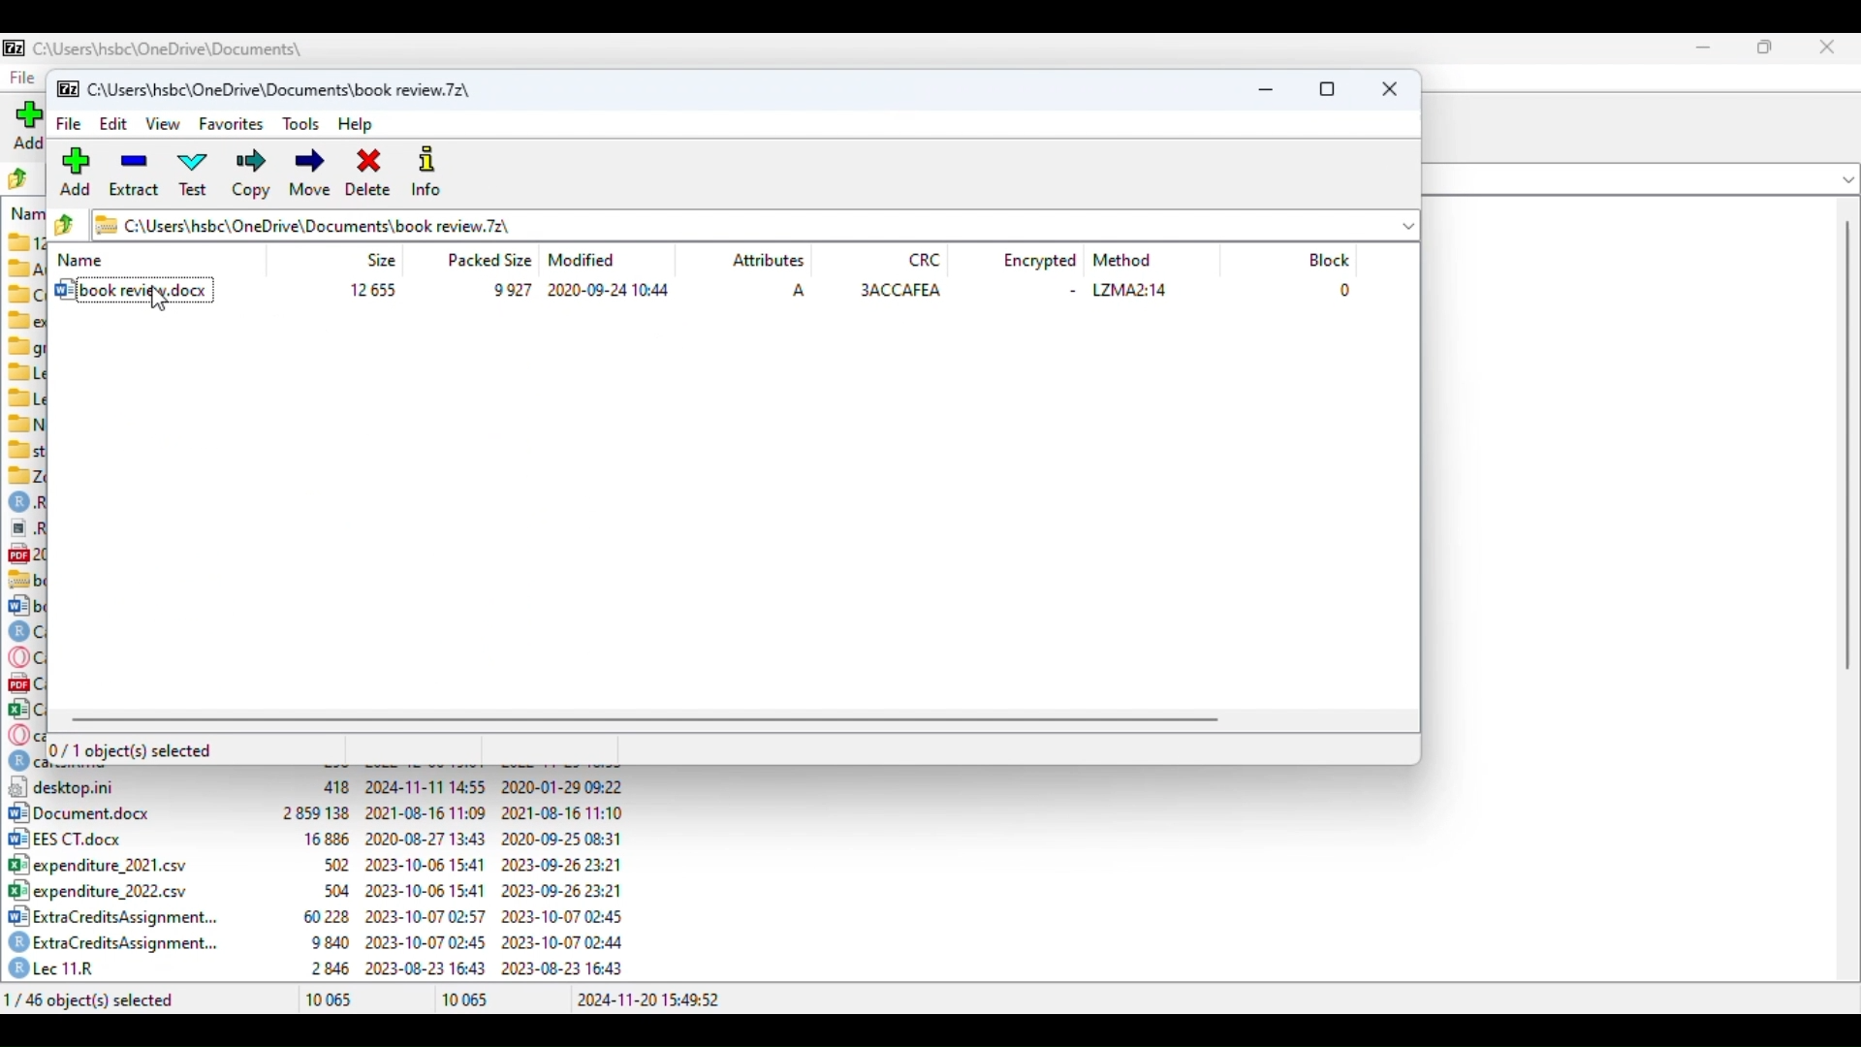  Describe the element at coordinates (16, 48) in the screenshot. I see `logo` at that location.